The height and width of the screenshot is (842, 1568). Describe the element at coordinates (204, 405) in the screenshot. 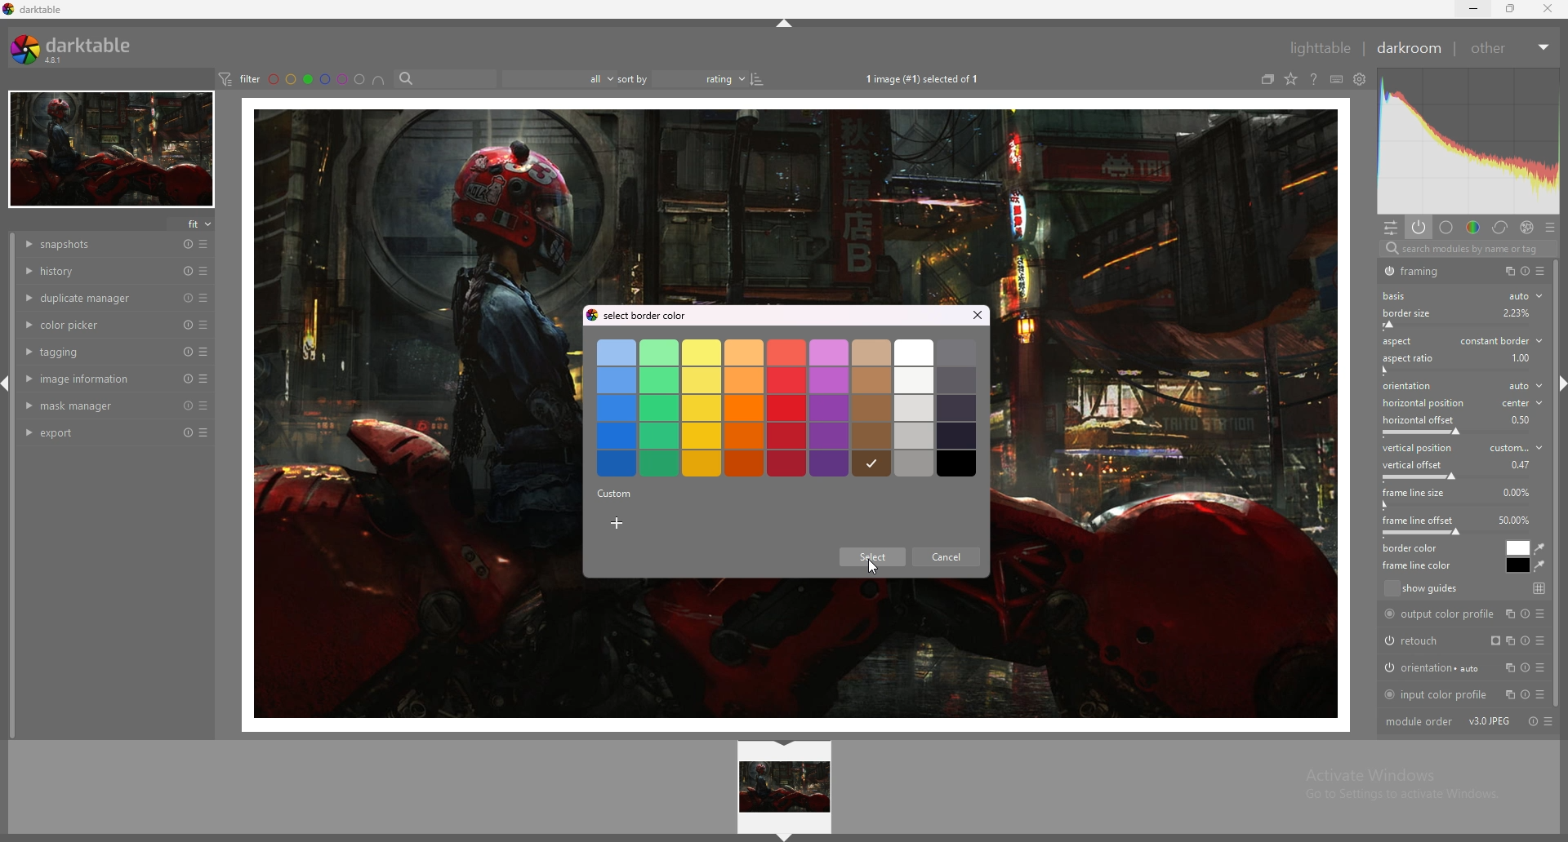

I see `presets` at that location.